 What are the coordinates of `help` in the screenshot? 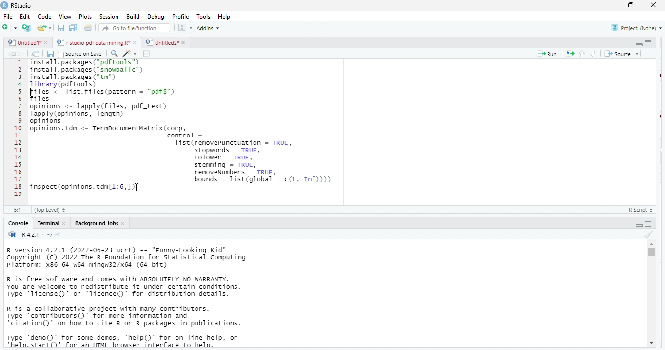 It's located at (228, 16).